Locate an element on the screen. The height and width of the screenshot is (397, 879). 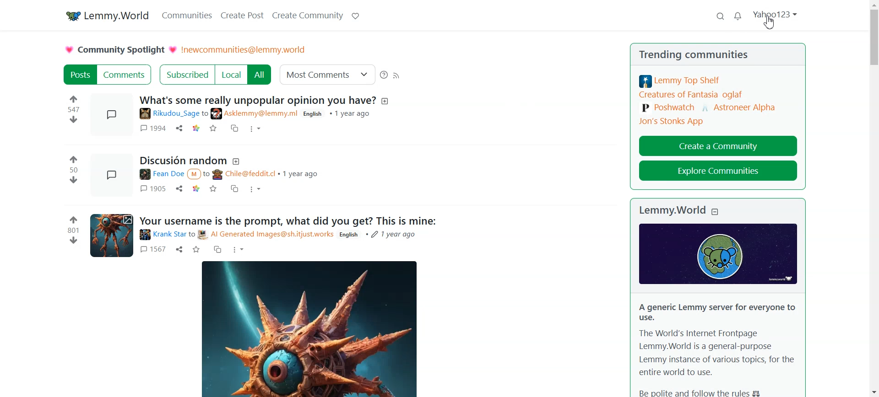
Lemmy.world is located at coordinates (105, 15).